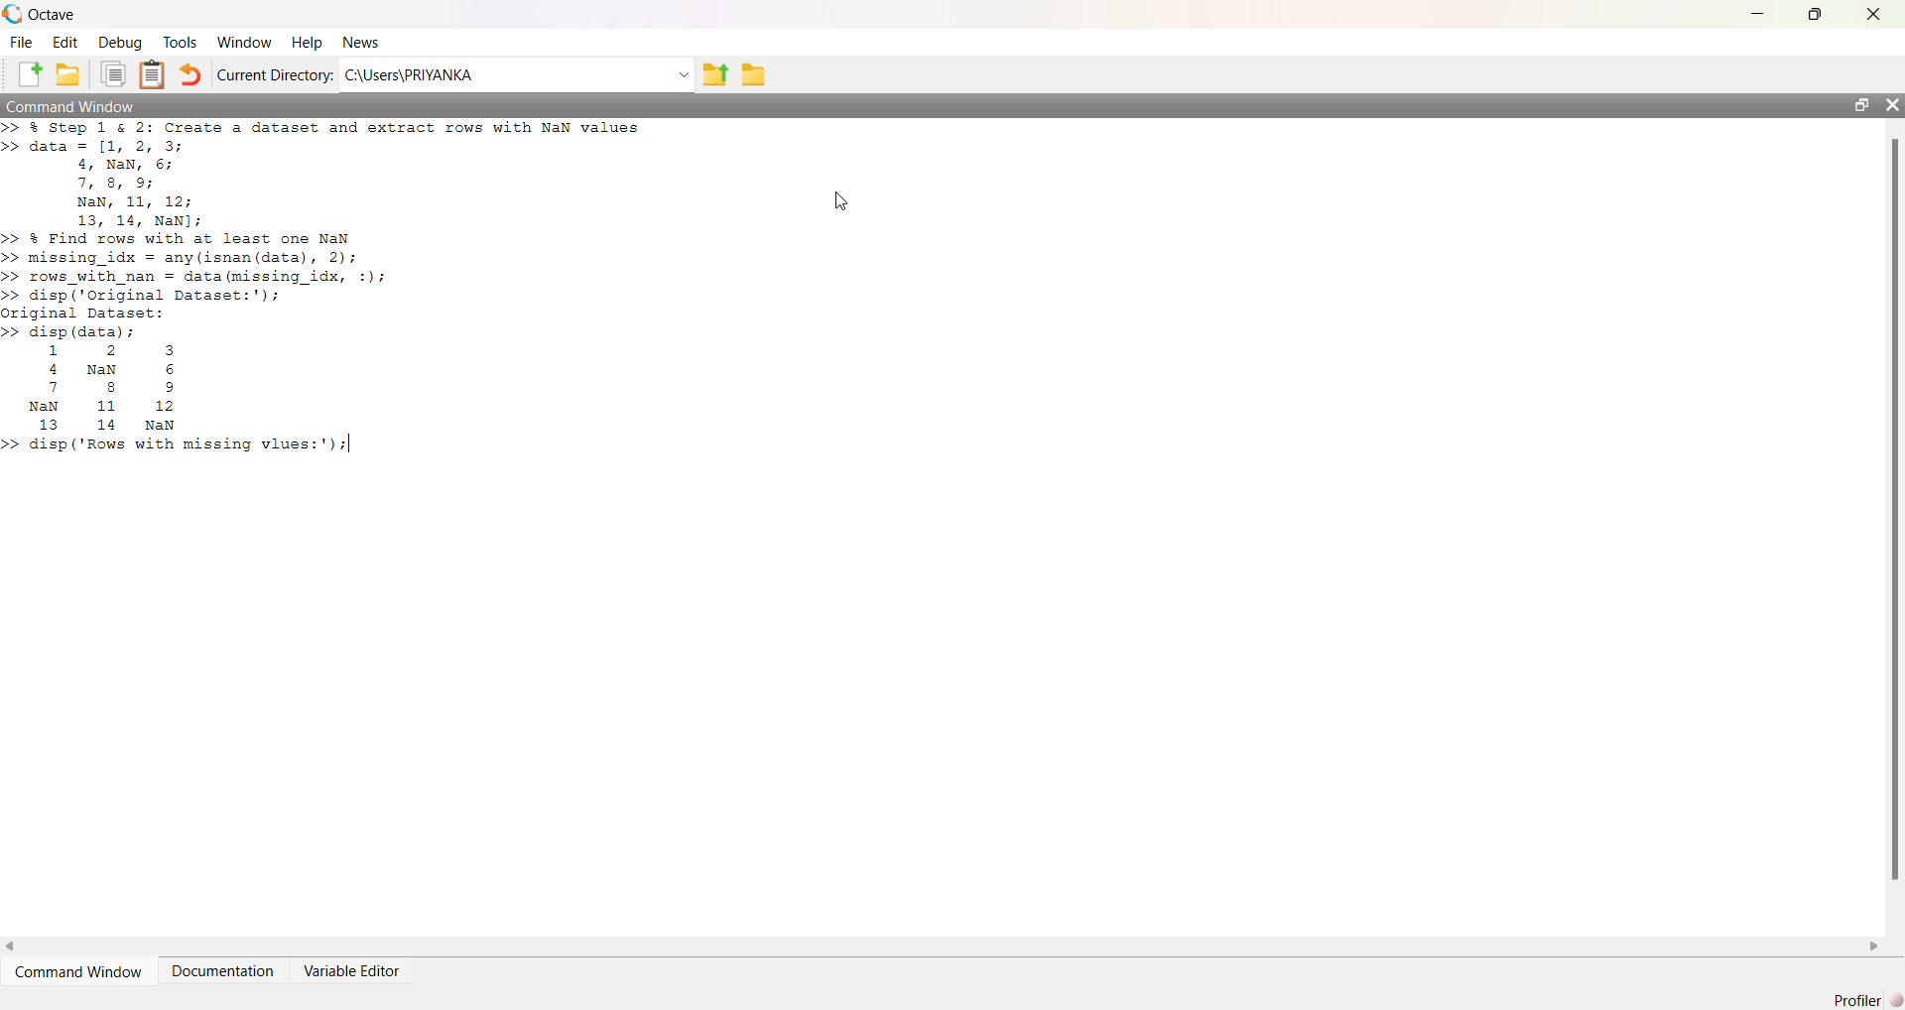 Image resolution: width=1905 pixels, height=1010 pixels. What do you see at coordinates (842, 201) in the screenshot?
I see `cursor` at bounding box center [842, 201].